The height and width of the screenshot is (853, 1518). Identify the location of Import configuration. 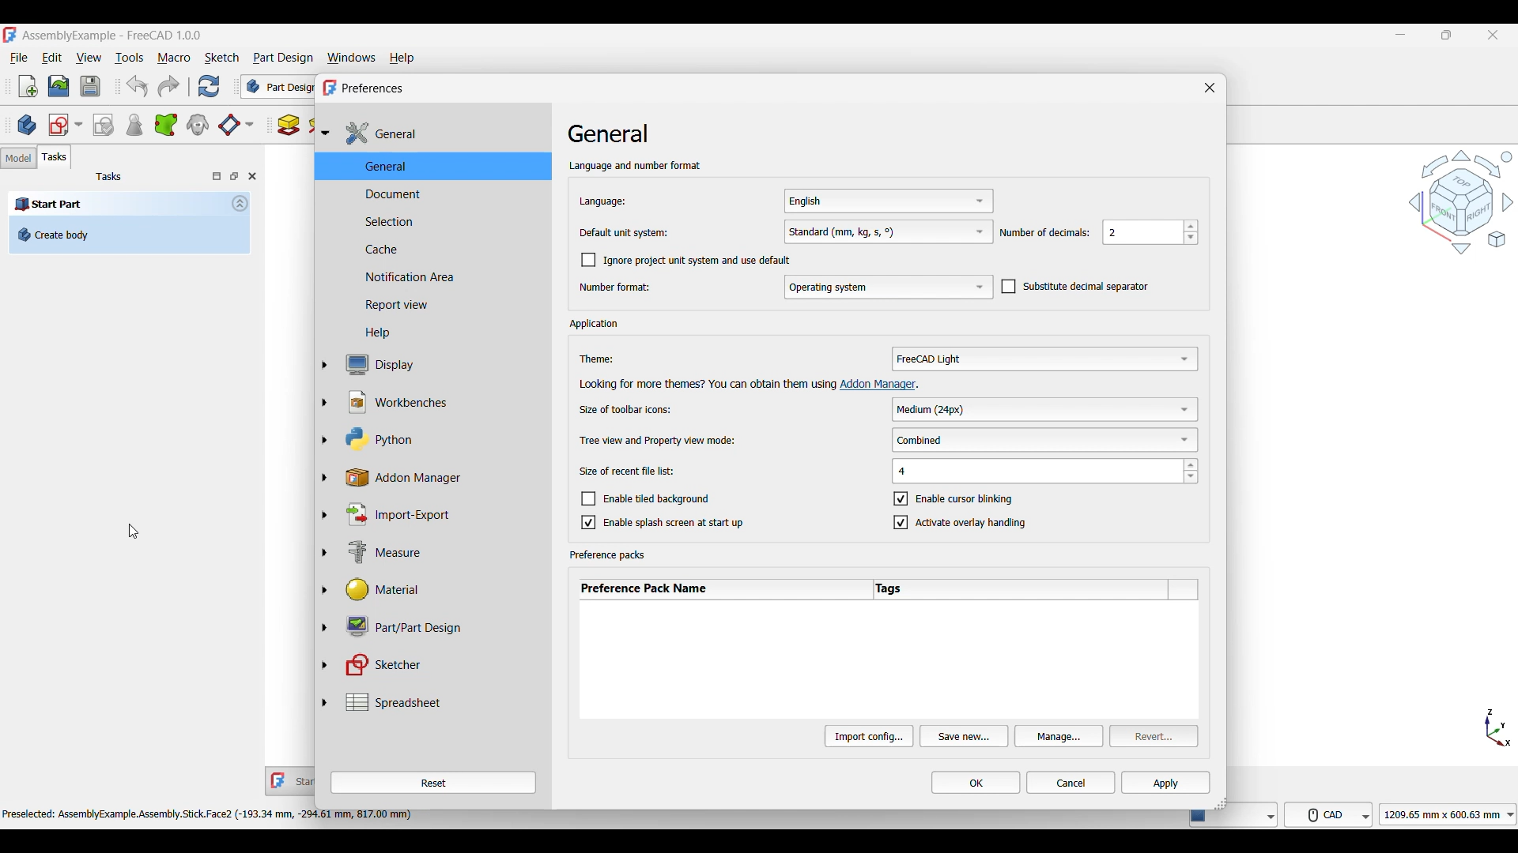
(869, 736).